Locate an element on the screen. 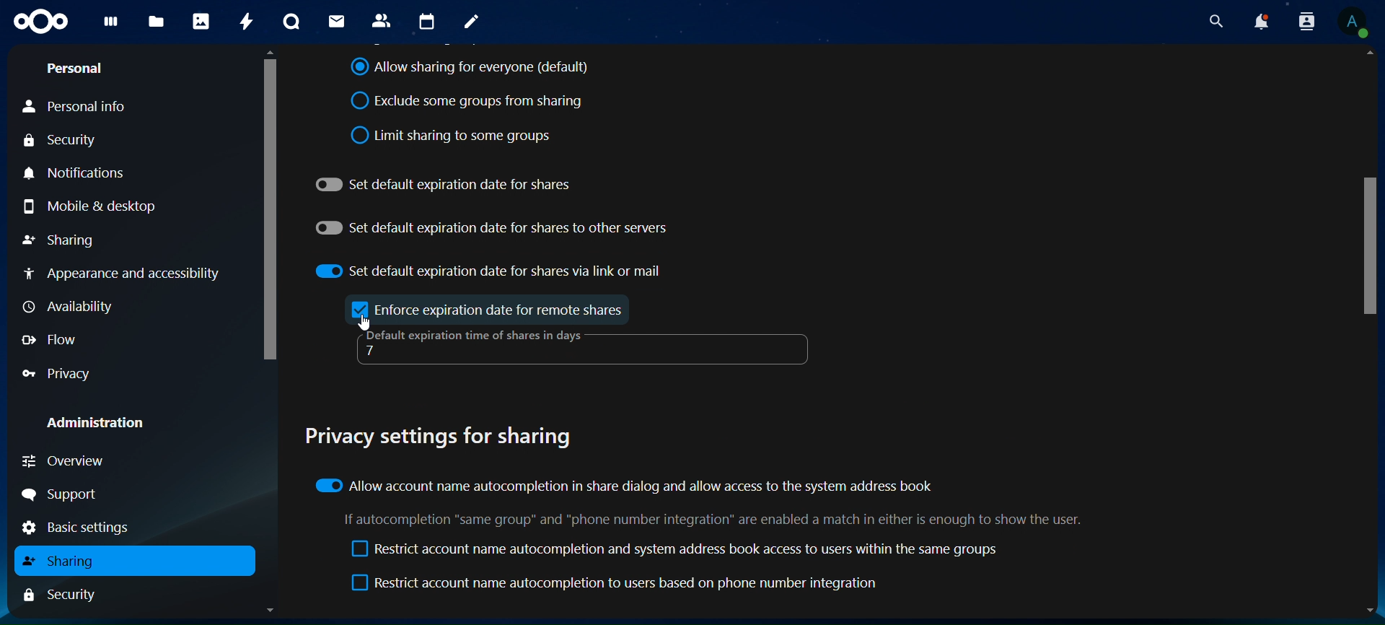 This screenshot has width=1385, height=625. set default expiration date for shares via link or mail is located at coordinates (491, 268).